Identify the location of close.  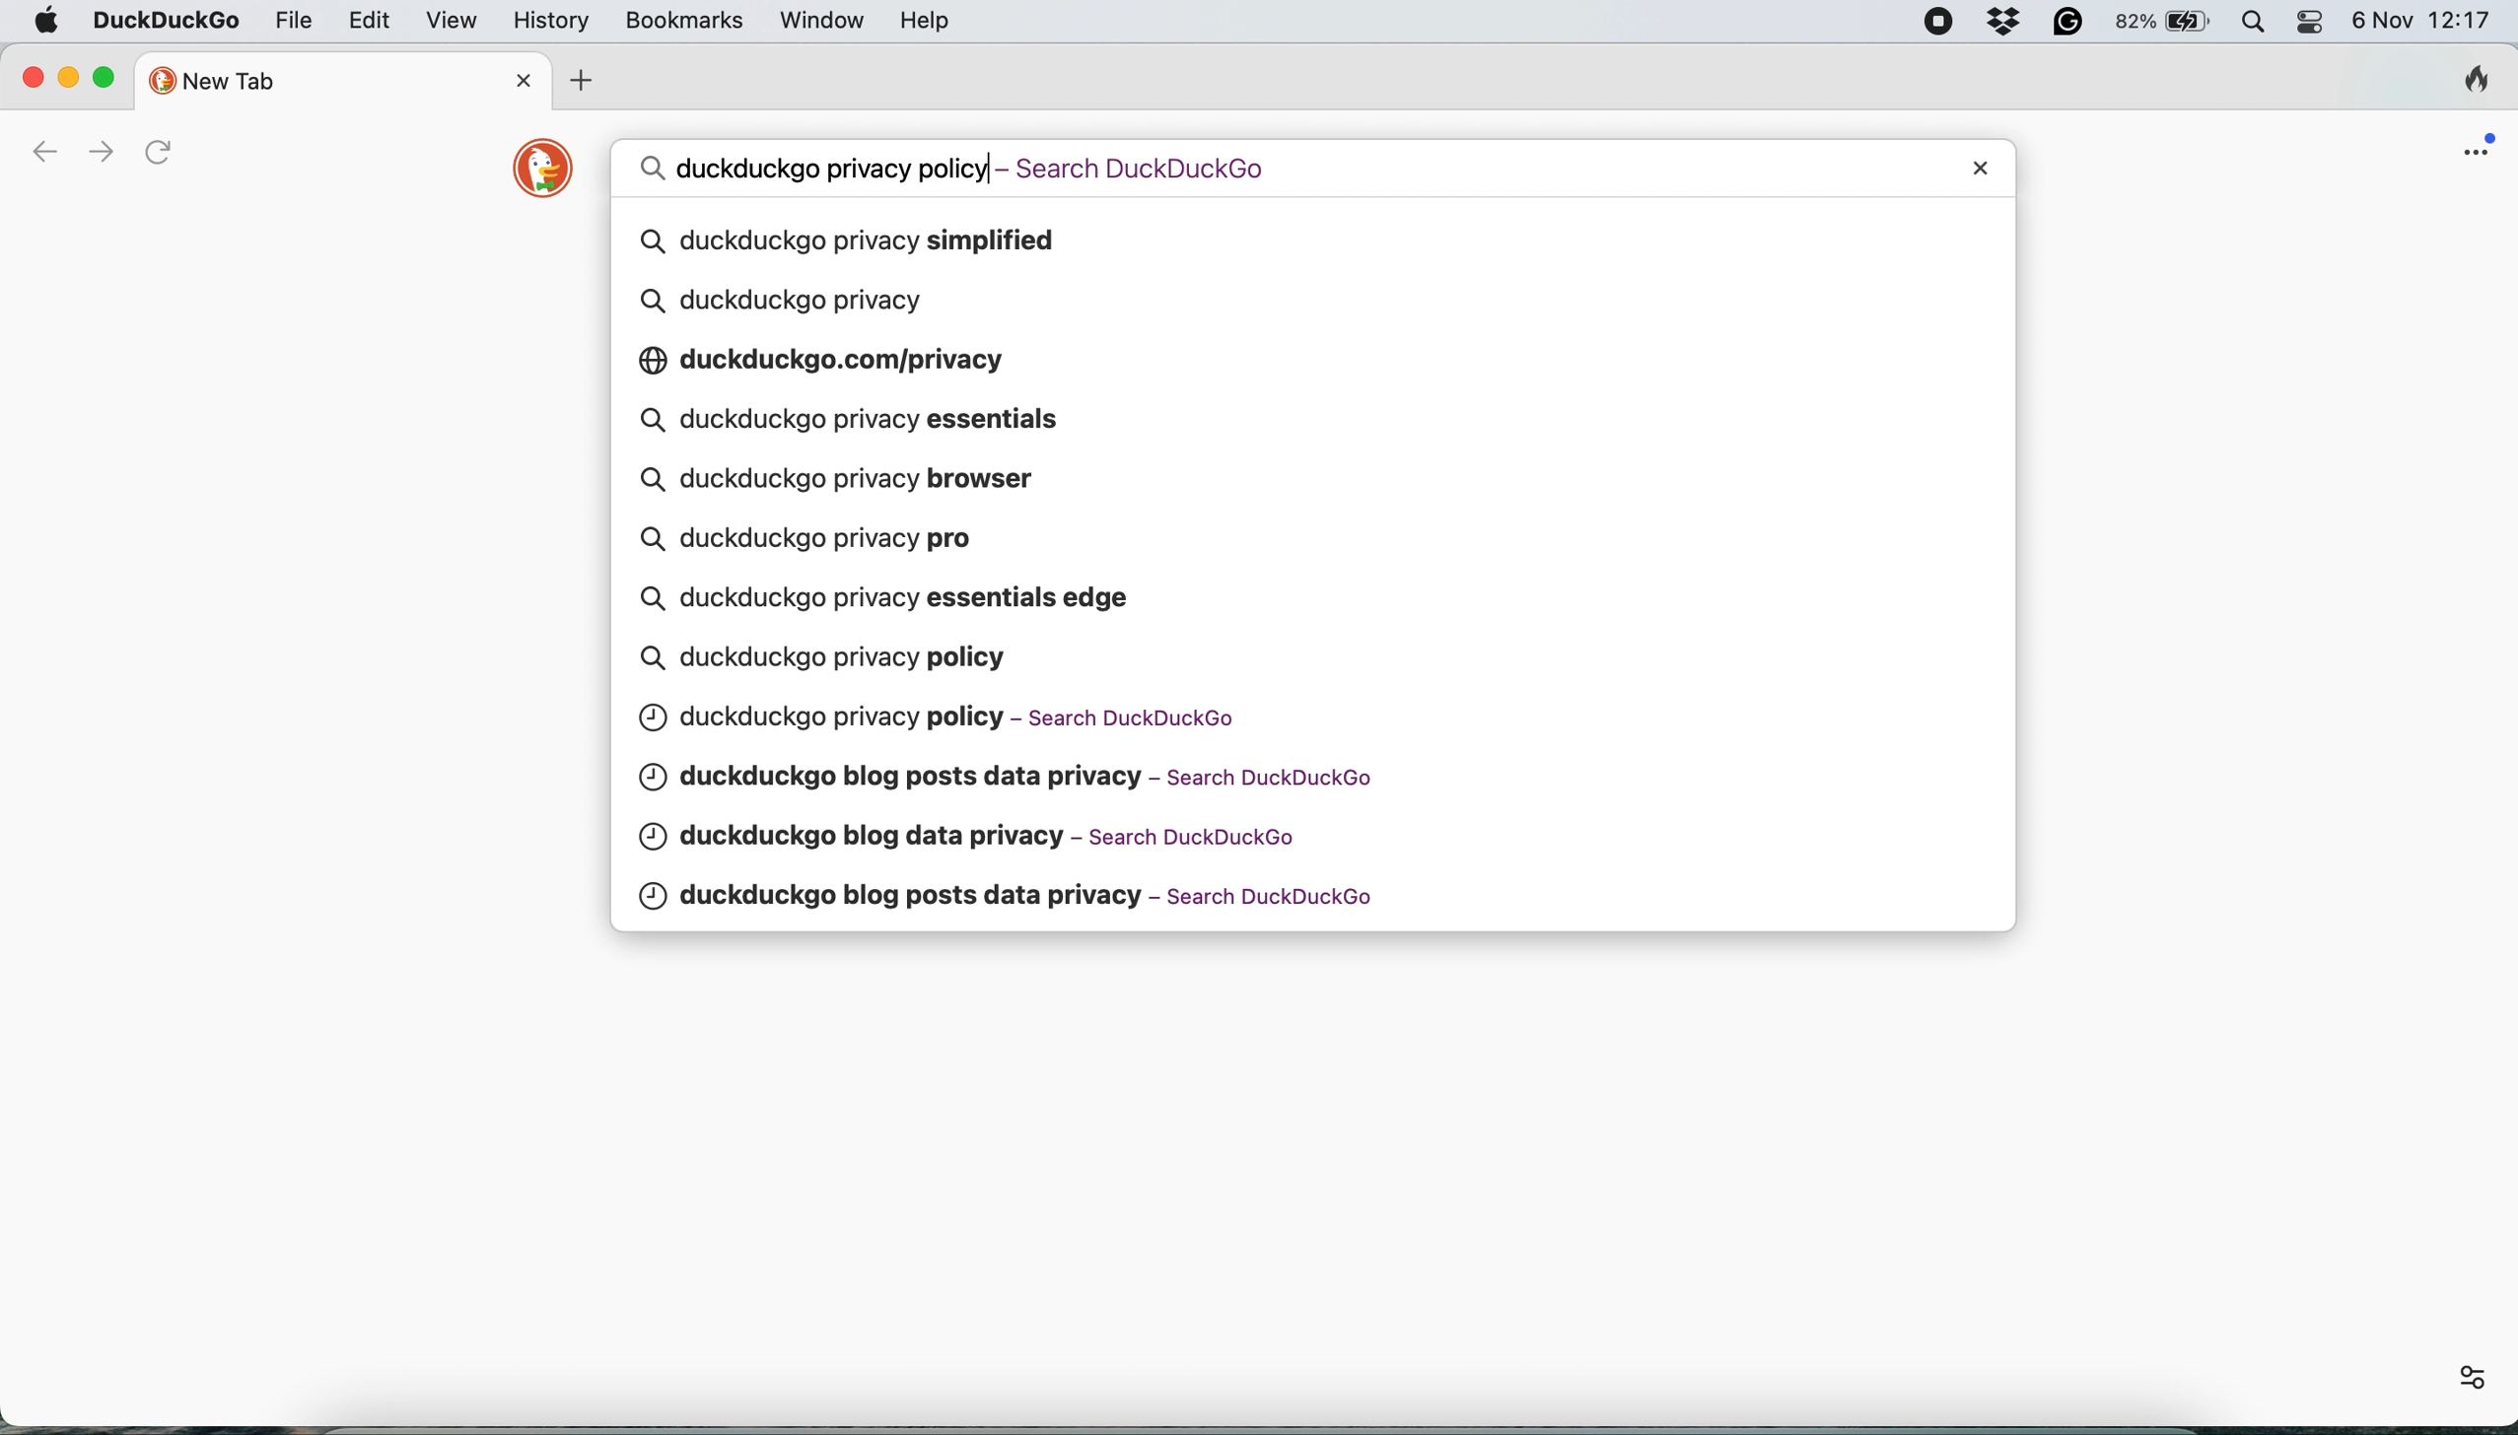
(26, 78).